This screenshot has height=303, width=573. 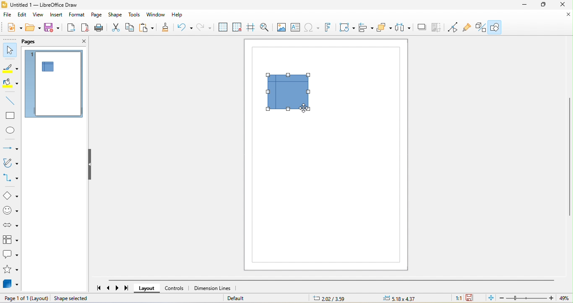 What do you see at coordinates (53, 28) in the screenshot?
I see `save` at bounding box center [53, 28].